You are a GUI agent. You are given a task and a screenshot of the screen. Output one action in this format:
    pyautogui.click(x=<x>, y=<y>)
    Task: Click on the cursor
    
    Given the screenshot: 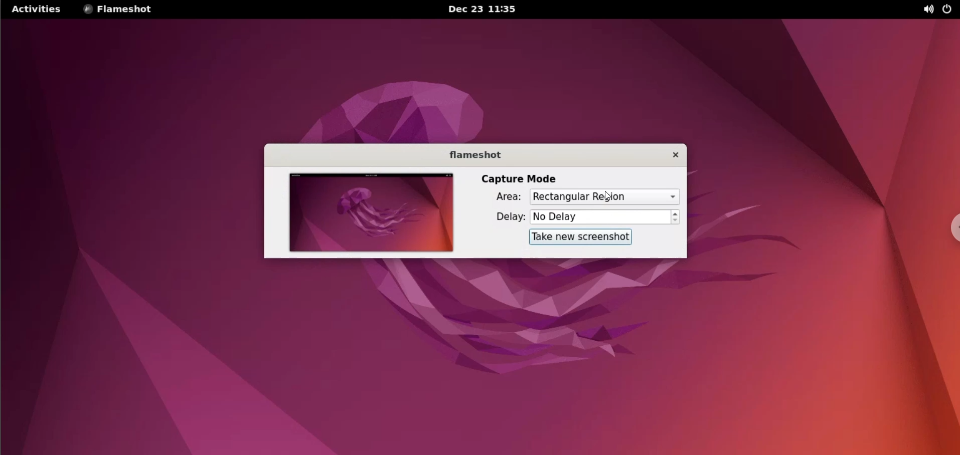 What is the action you would take?
    pyautogui.click(x=610, y=196)
    